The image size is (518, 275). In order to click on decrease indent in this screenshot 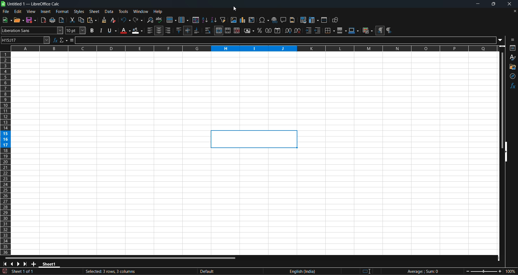, I will do `click(318, 30)`.